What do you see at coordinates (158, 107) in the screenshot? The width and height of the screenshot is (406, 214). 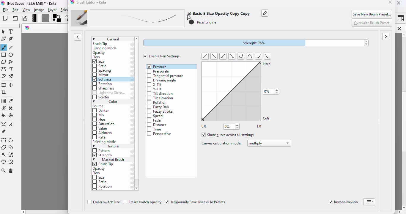 I see `fuzzy dab` at bounding box center [158, 107].